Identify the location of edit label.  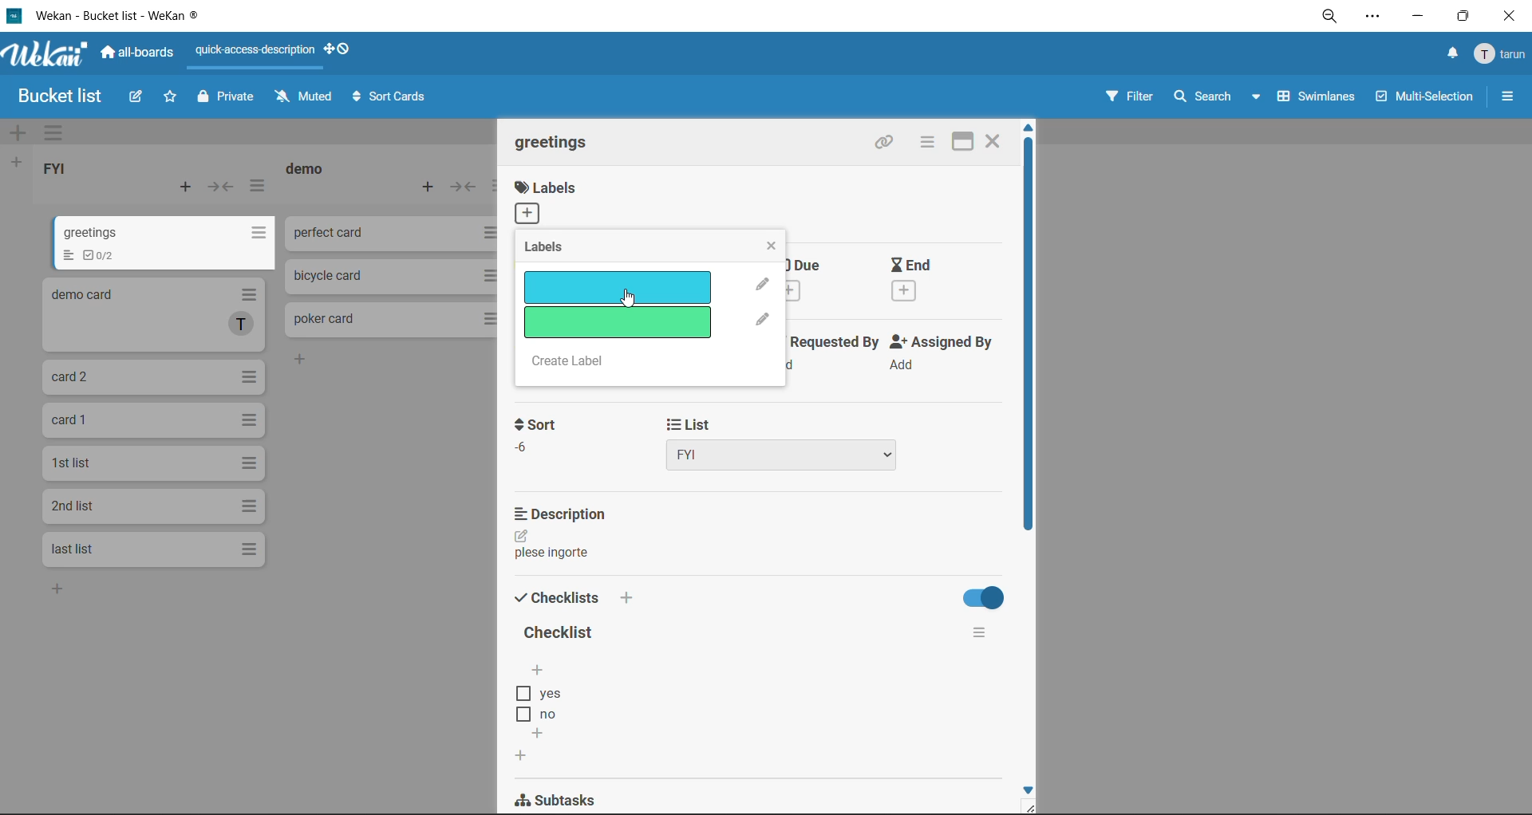
(761, 284).